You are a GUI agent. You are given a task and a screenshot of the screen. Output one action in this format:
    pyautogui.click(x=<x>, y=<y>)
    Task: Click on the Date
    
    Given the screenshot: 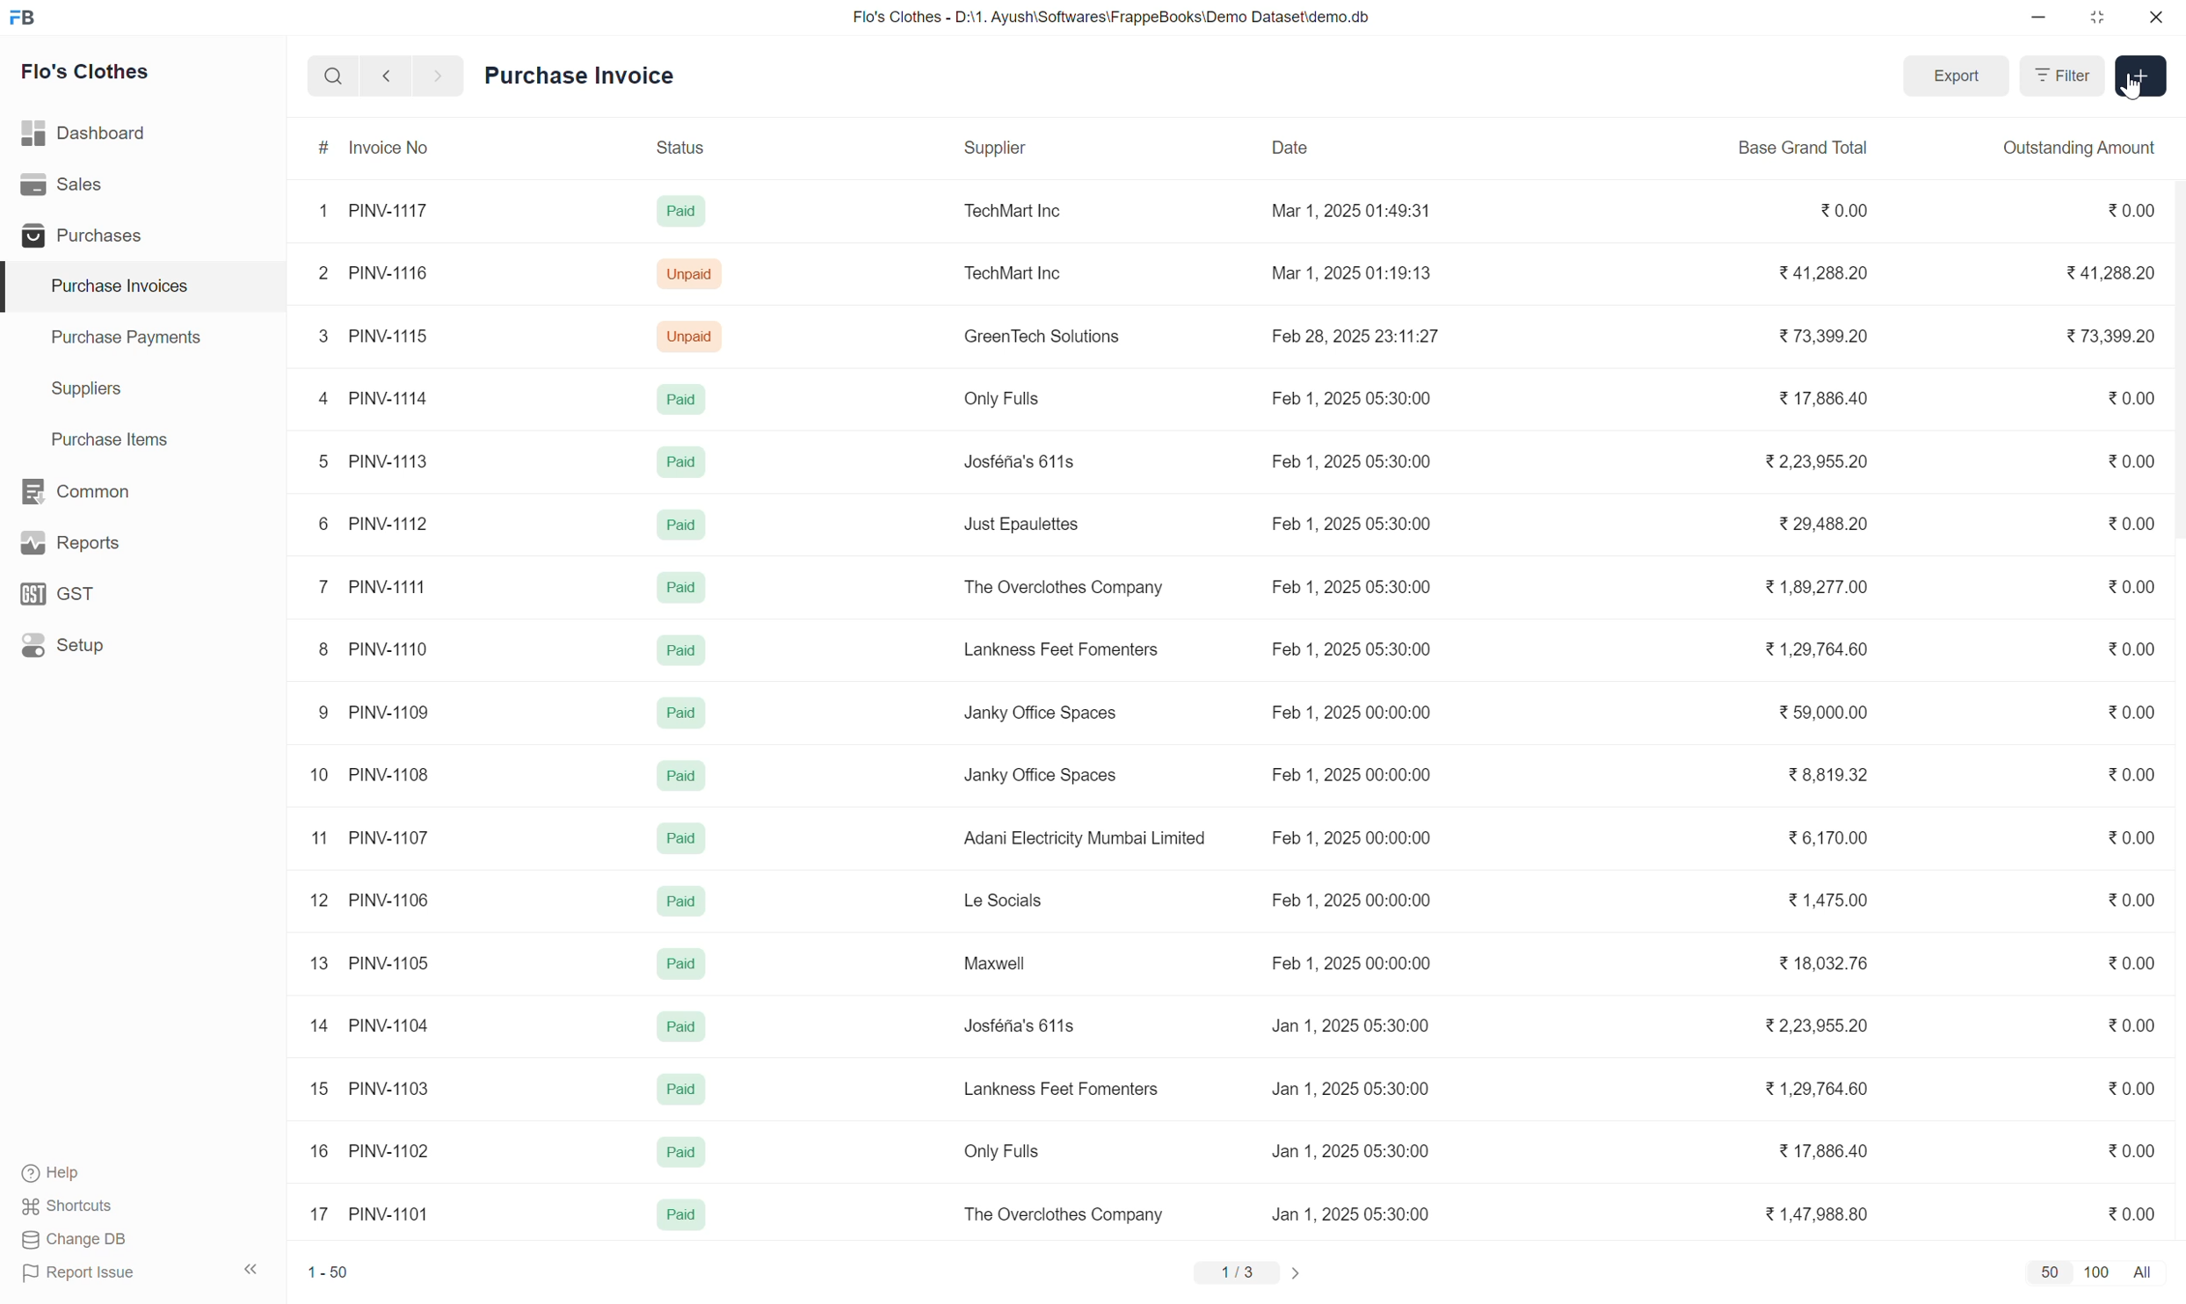 What is the action you would take?
    pyautogui.click(x=1365, y=149)
    